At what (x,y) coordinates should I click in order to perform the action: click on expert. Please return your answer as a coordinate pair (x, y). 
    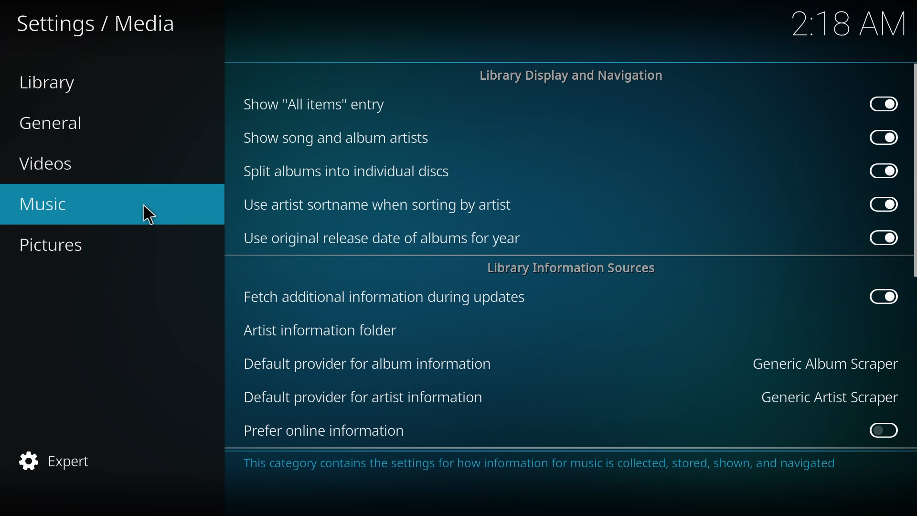
    Looking at the image, I should click on (55, 461).